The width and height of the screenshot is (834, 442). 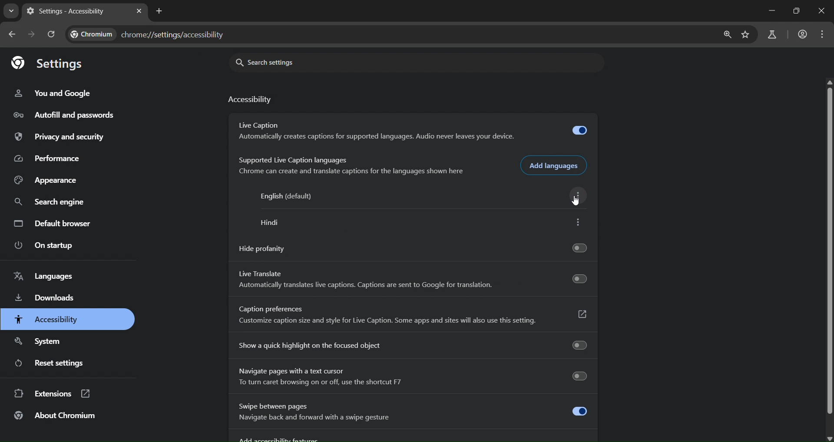 I want to click on accounts, so click(x=801, y=34).